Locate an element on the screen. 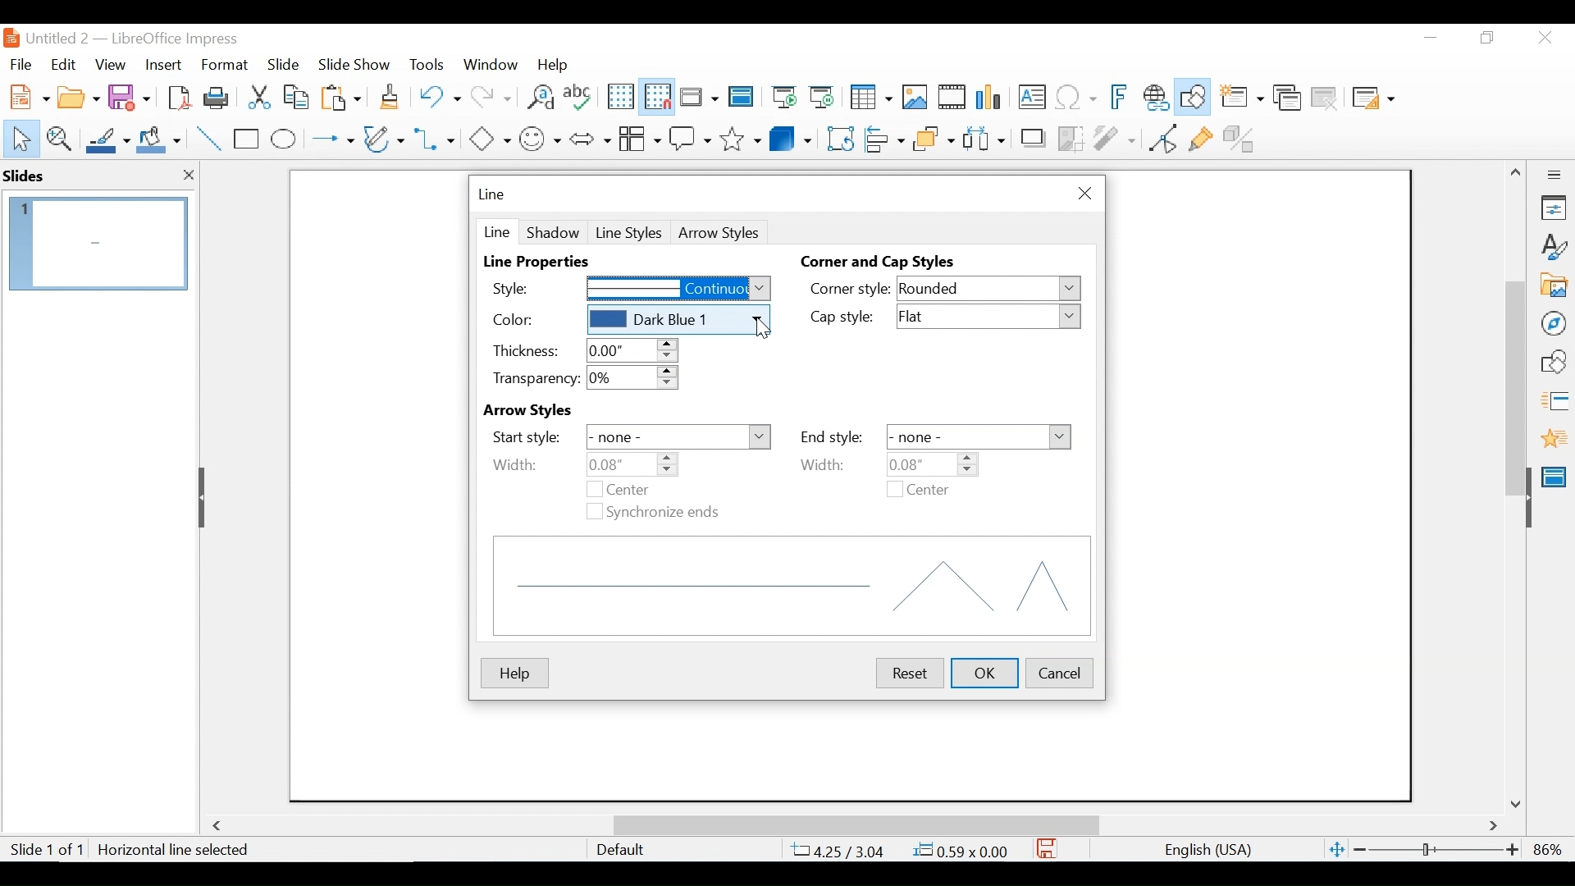 The image size is (1575, 886). 0.08" is located at coordinates (633, 464).